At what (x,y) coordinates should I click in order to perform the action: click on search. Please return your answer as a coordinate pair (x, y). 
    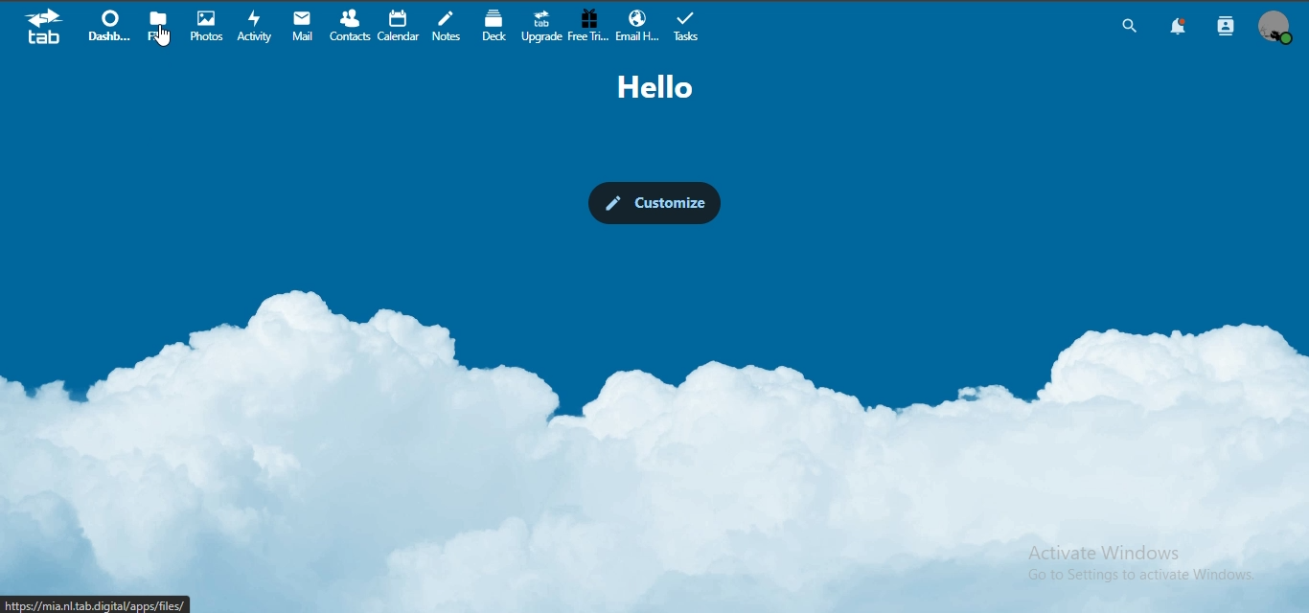
    Looking at the image, I should click on (1127, 26).